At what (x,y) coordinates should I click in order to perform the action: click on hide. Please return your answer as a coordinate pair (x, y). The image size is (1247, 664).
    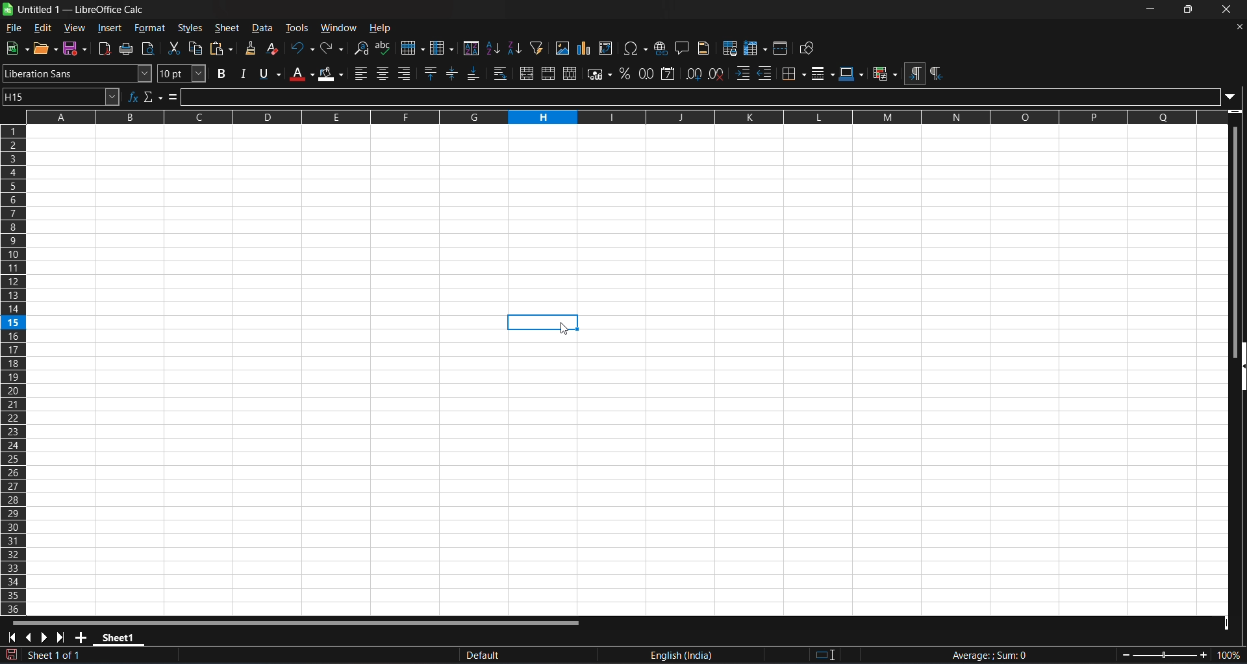
    Looking at the image, I should click on (1239, 367).